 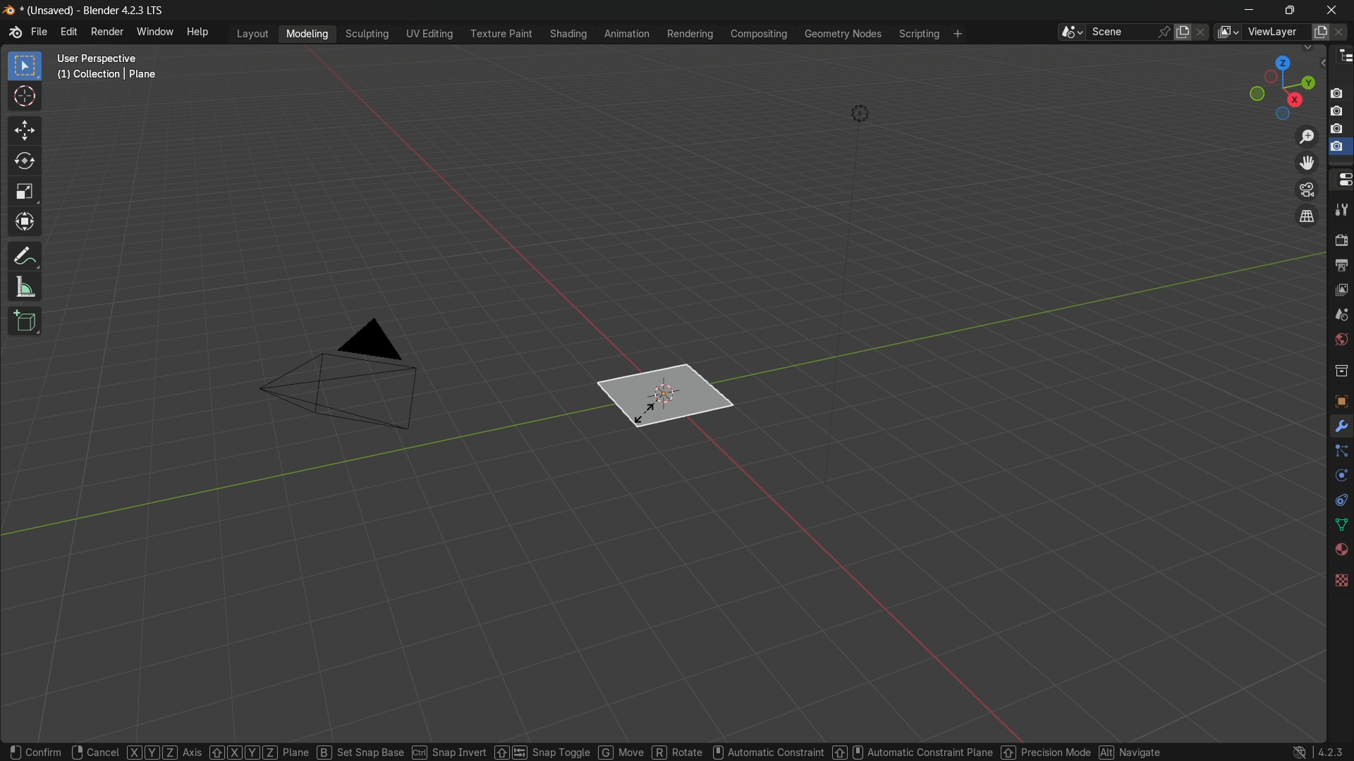 I want to click on scene, so click(x=1338, y=314).